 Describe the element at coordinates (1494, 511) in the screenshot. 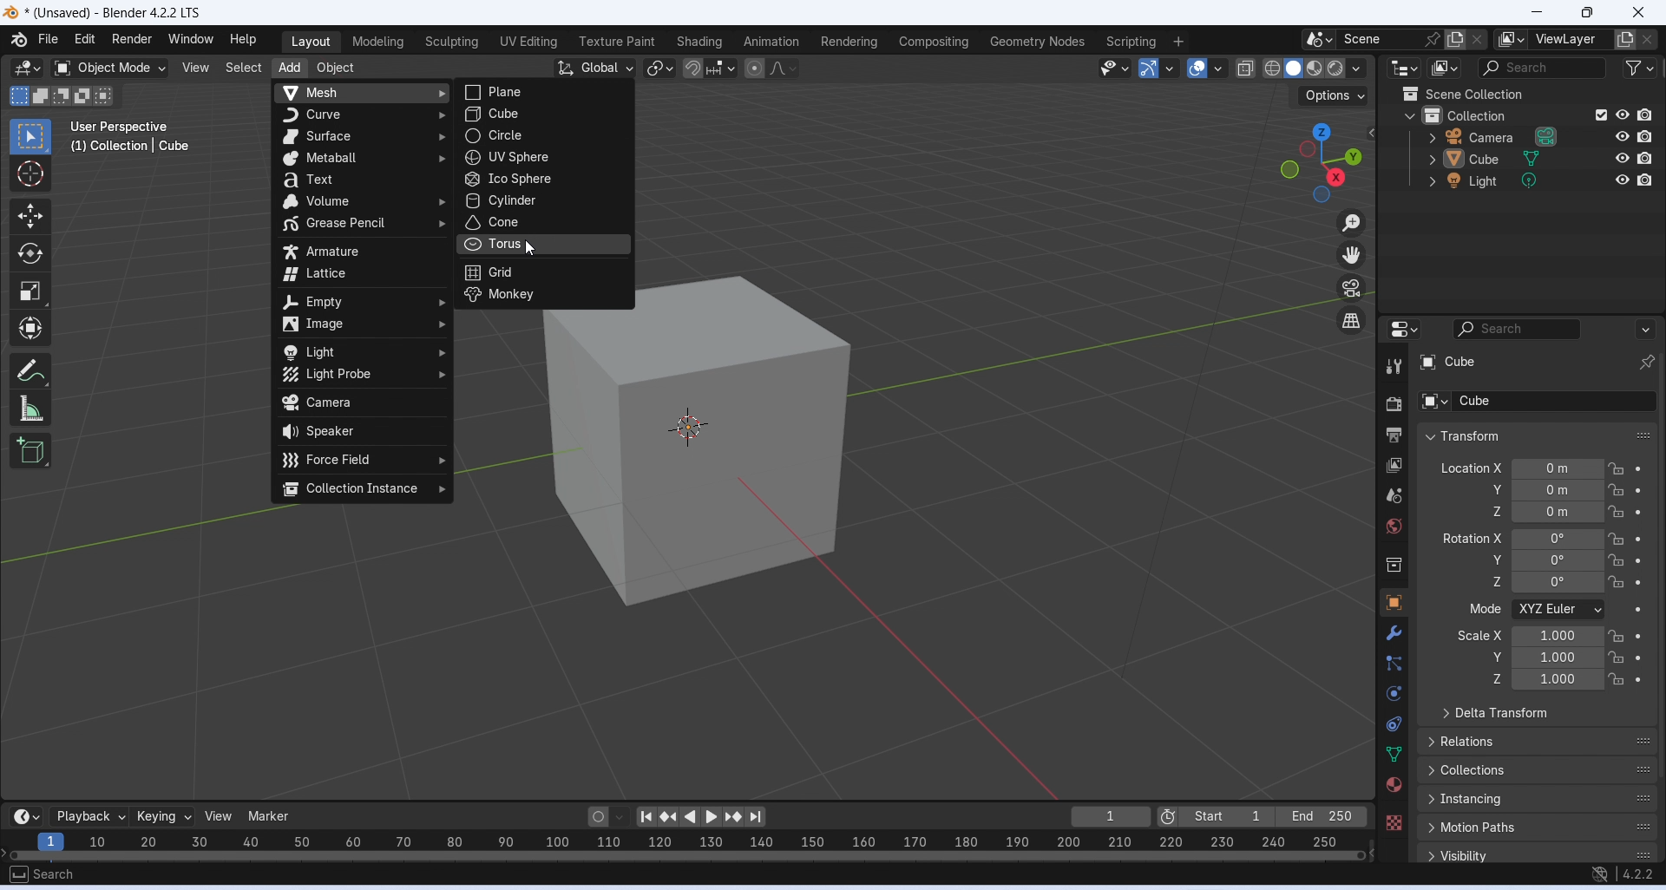

I see `Location Z` at that location.